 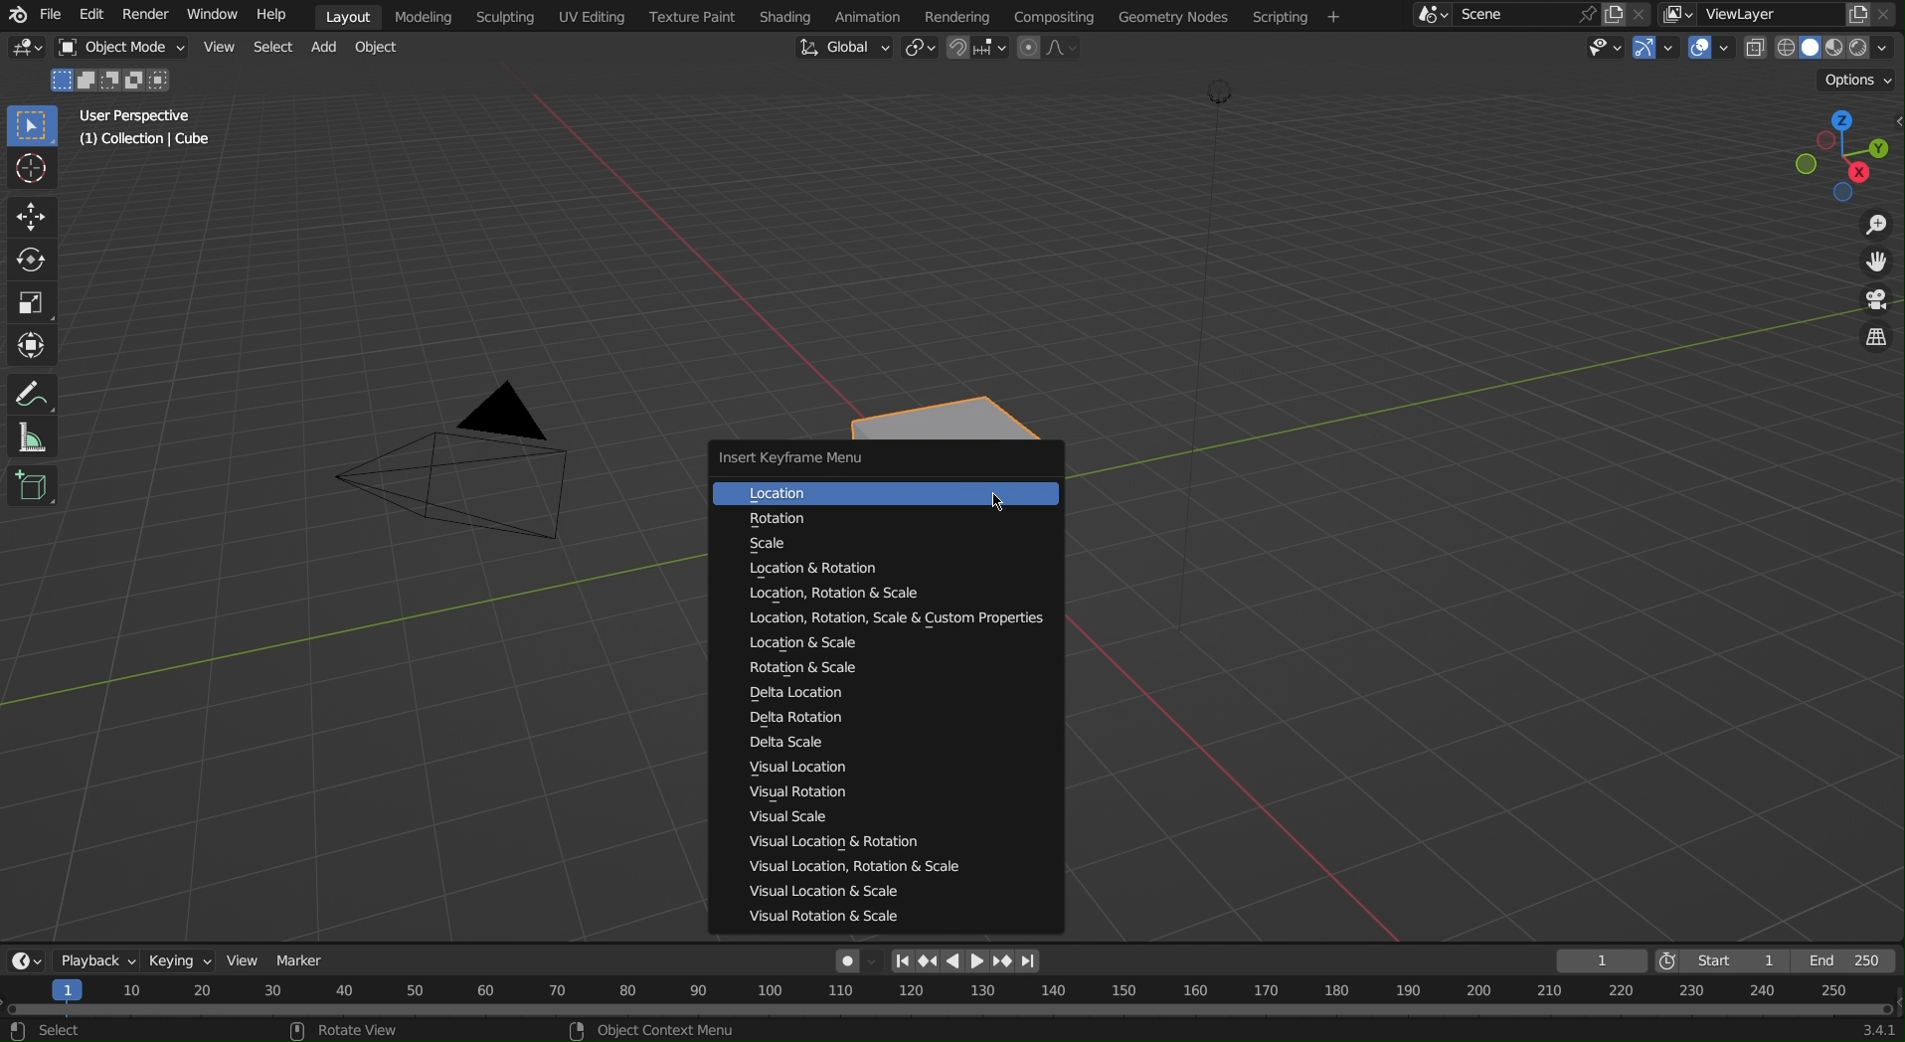 I want to click on Toggle X-Ray, so click(x=1752, y=53).